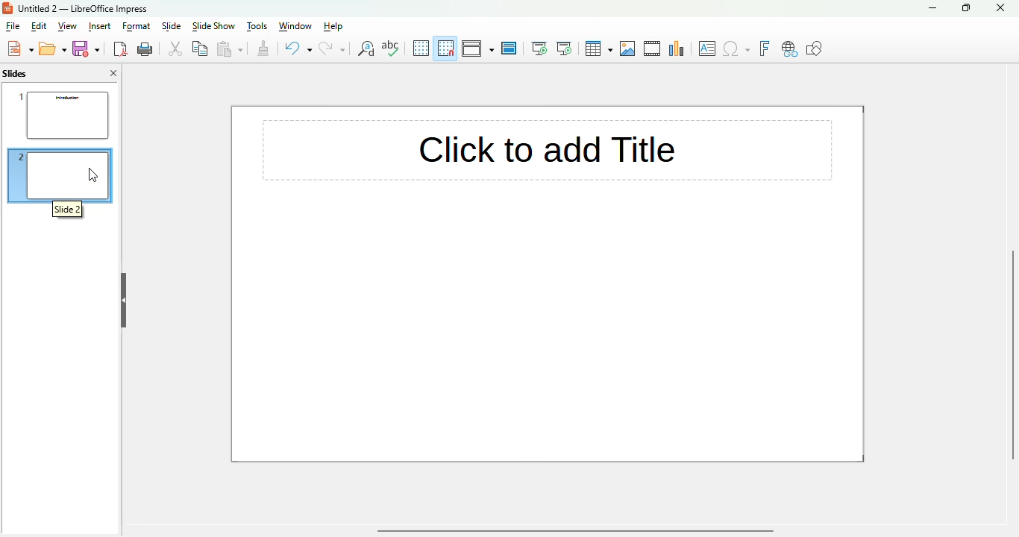 This screenshot has width=1019, height=537. Describe the element at coordinates (59, 176) in the screenshot. I see `new slide` at that location.